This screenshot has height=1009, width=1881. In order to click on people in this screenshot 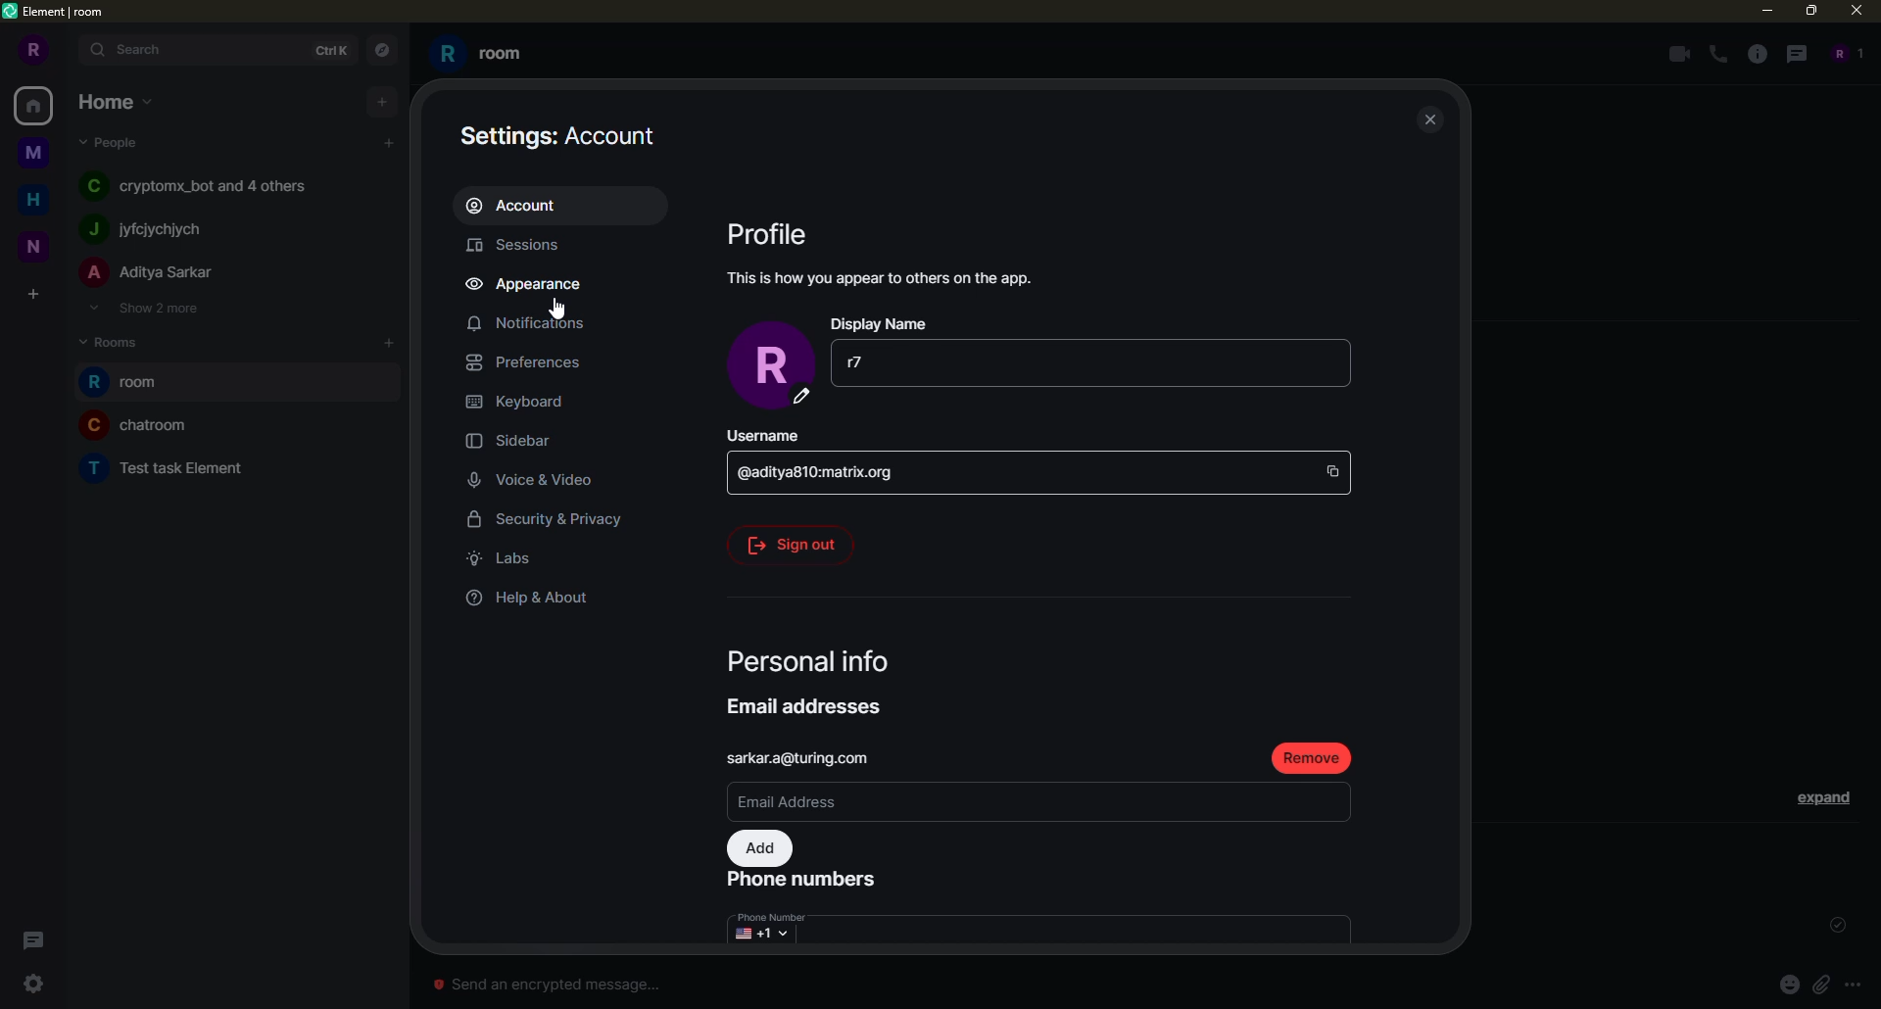, I will do `click(1844, 53)`.